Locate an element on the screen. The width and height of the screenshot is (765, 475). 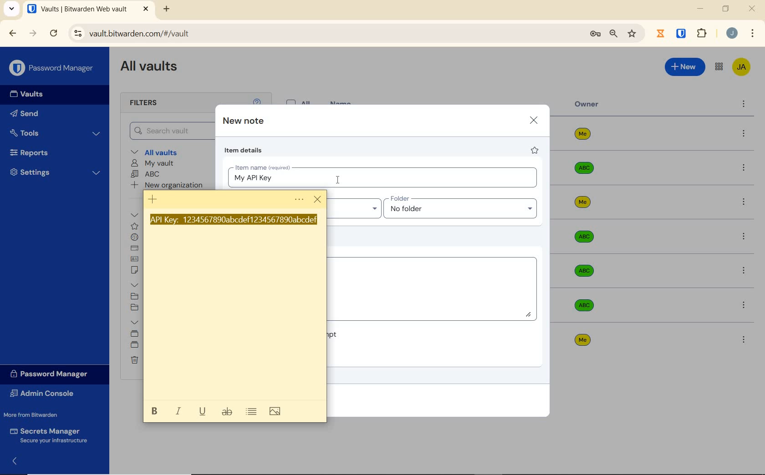
RESTORE is located at coordinates (725, 10).